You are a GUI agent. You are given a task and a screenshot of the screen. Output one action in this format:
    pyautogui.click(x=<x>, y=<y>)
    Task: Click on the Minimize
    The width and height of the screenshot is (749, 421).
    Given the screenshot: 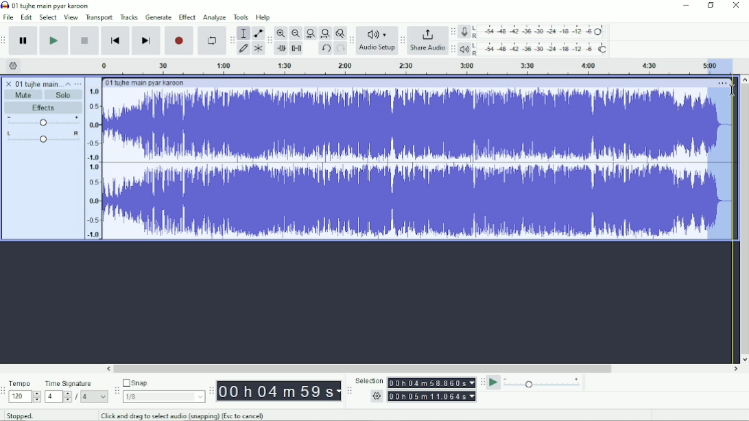 What is the action you would take?
    pyautogui.click(x=687, y=5)
    